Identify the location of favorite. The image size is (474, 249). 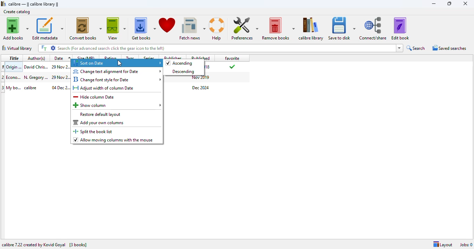
(232, 58).